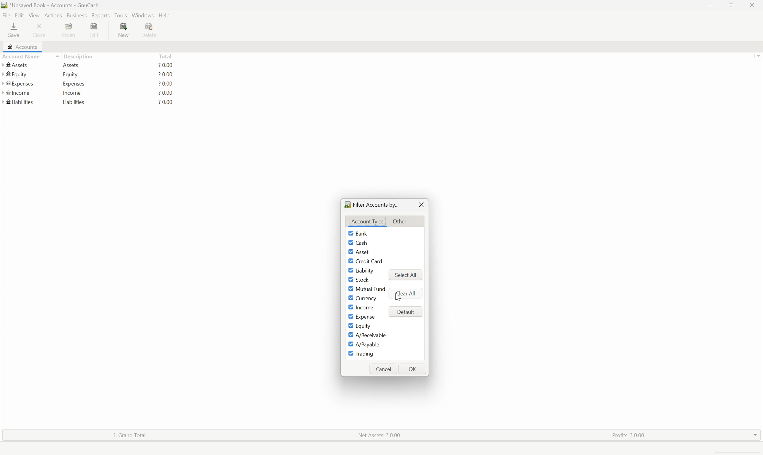  Describe the element at coordinates (365, 317) in the screenshot. I see `Expense` at that location.